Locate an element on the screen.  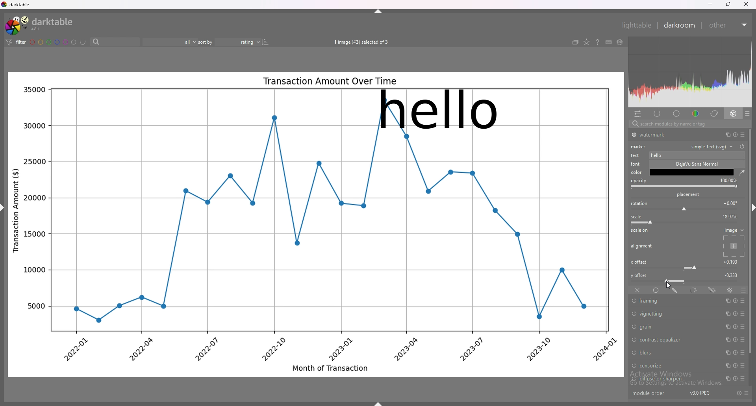
x offset bar is located at coordinates (685, 269).